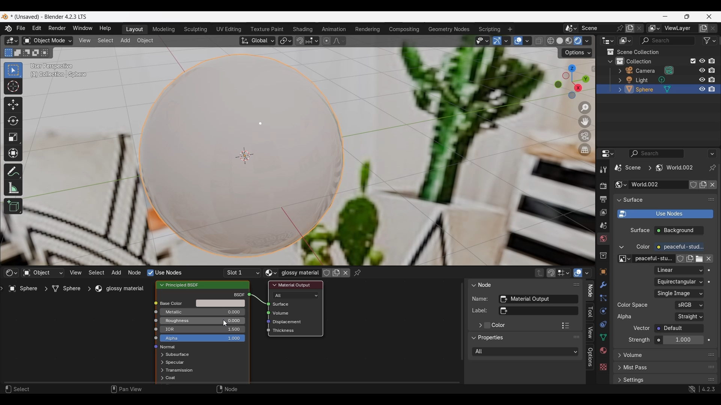  What do you see at coordinates (679, 247) in the screenshot?
I see `Color of the emitted light` at bounding box center [679, 247].